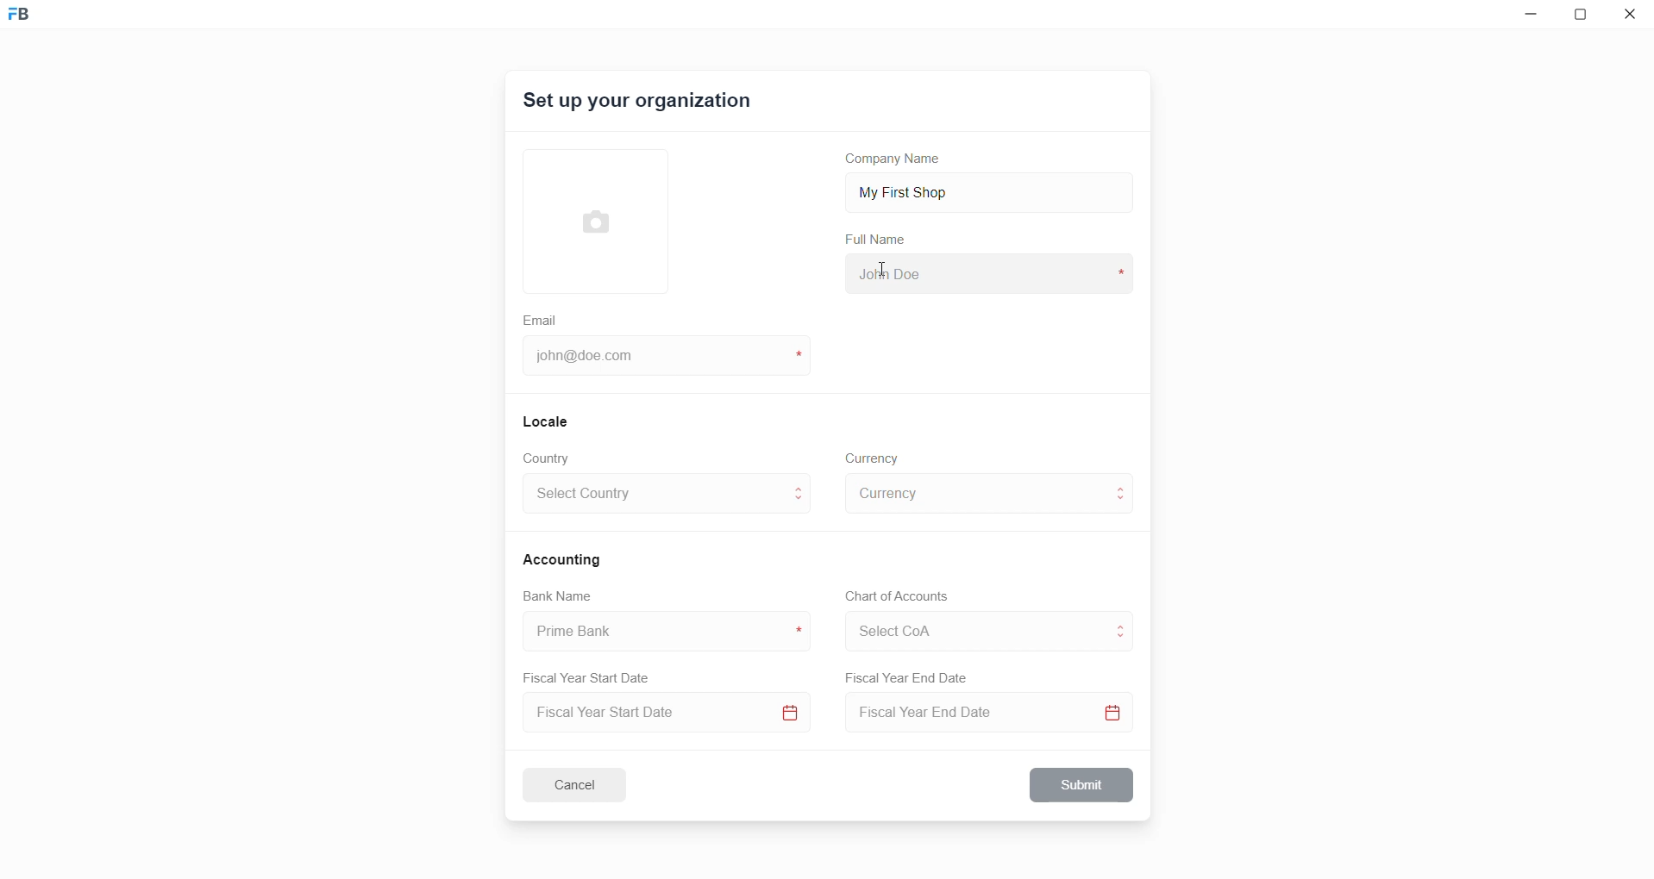  What do you see at coordinates (1125, 486) in the screenshot?
I see `move to above curreny` at bounding box center [1125, 486].